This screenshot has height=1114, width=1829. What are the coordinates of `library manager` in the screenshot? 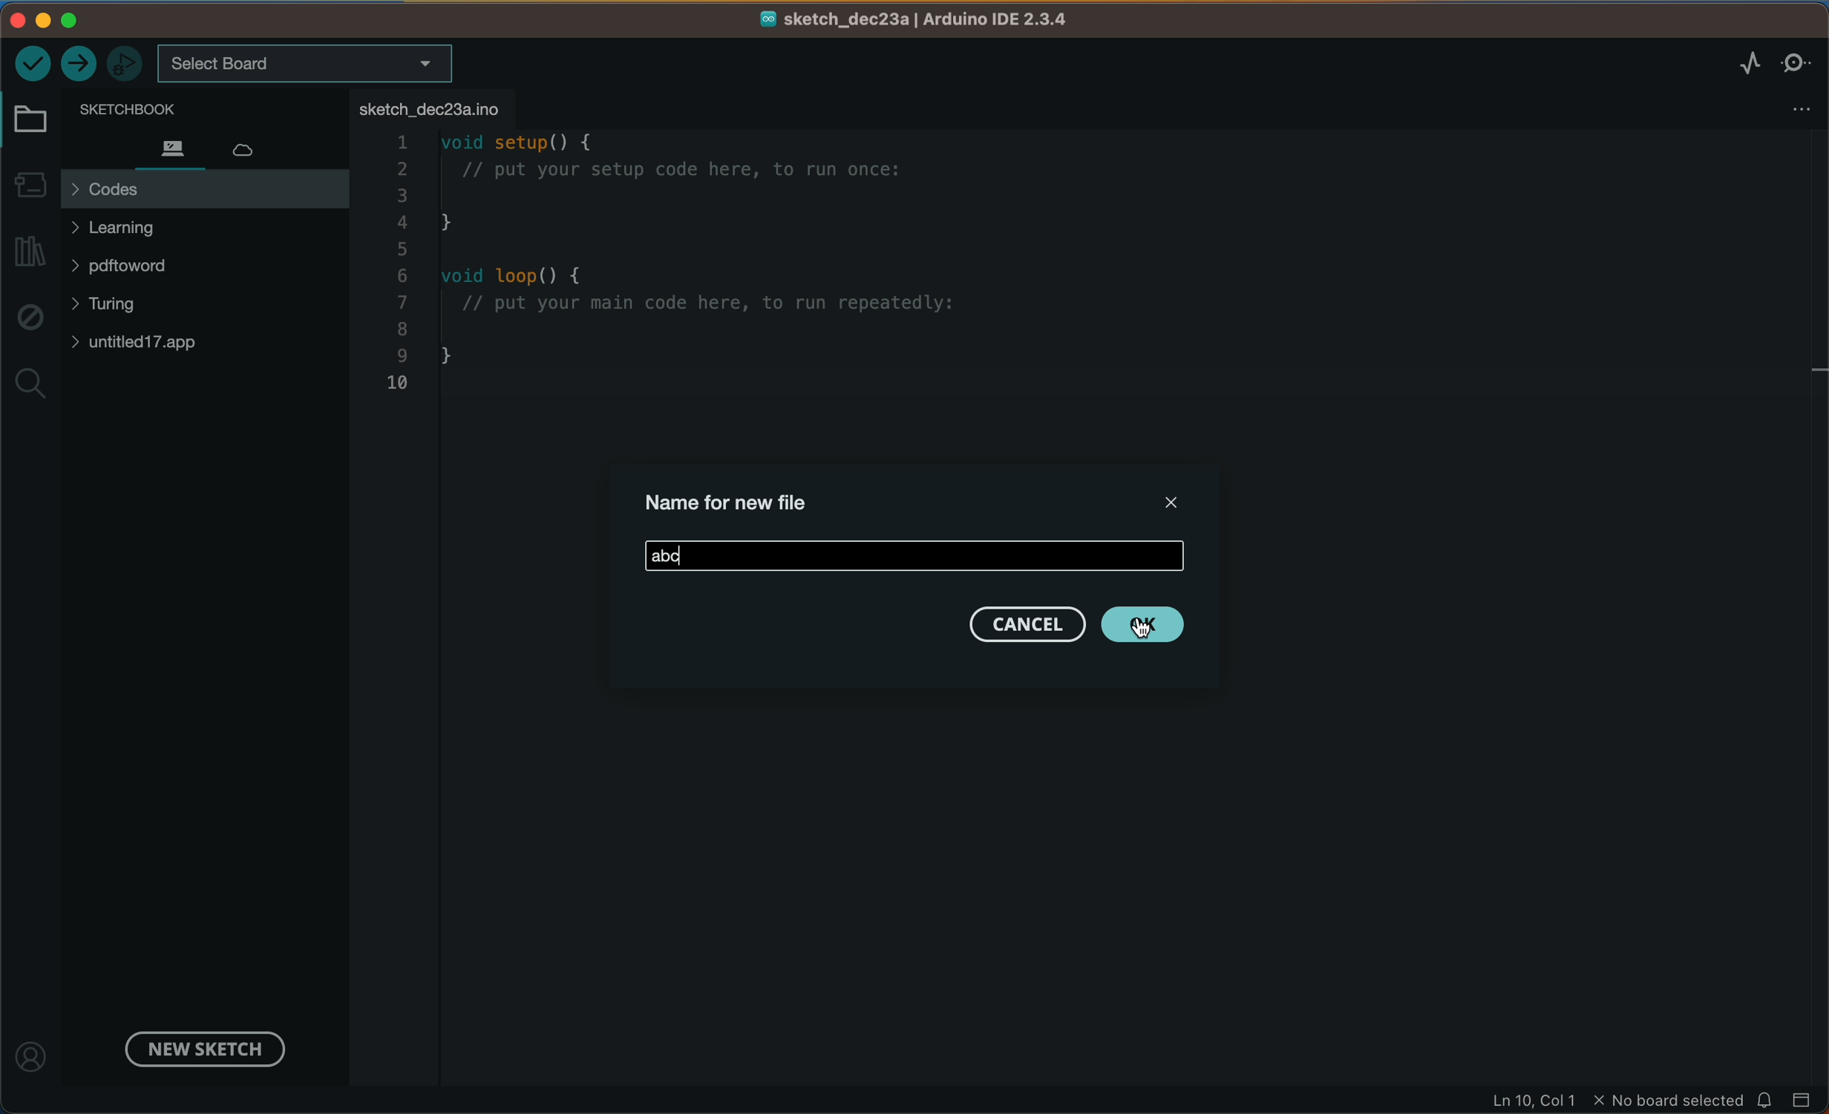 It's located at (32, 252).